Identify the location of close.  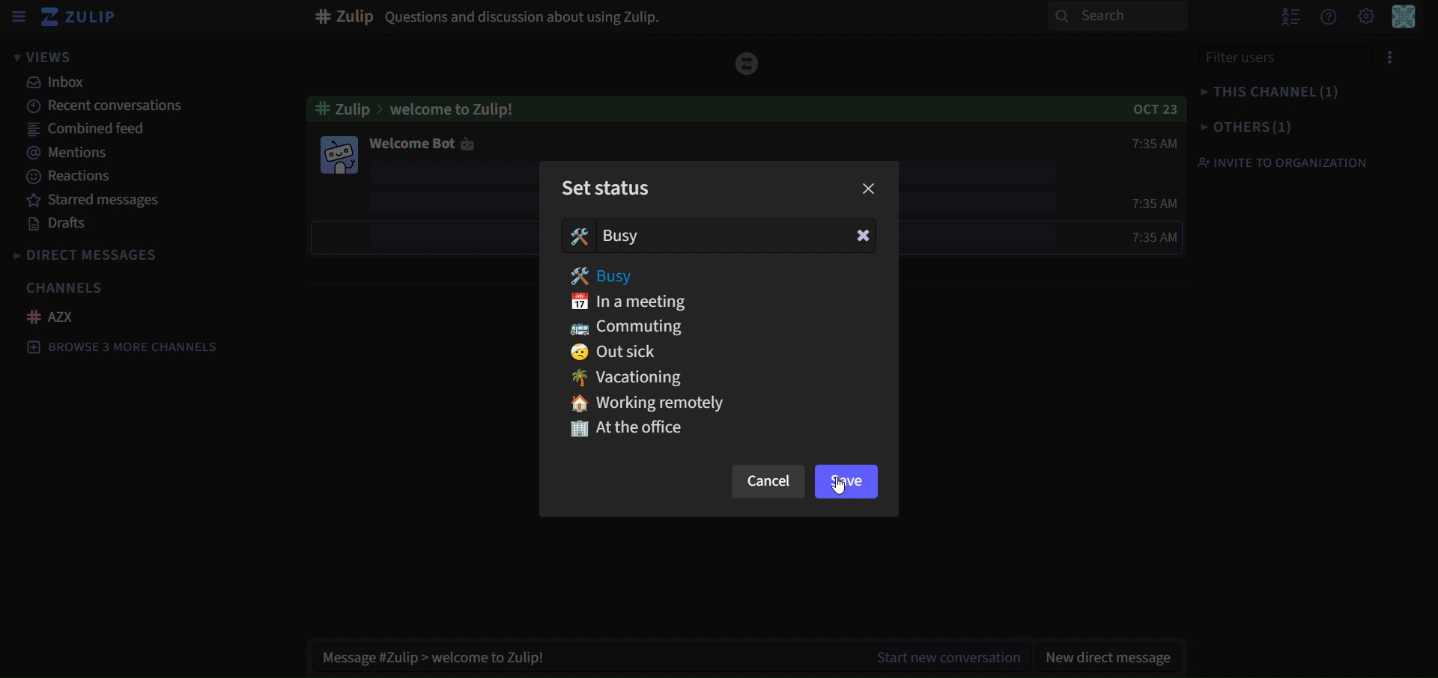
(869, 189).